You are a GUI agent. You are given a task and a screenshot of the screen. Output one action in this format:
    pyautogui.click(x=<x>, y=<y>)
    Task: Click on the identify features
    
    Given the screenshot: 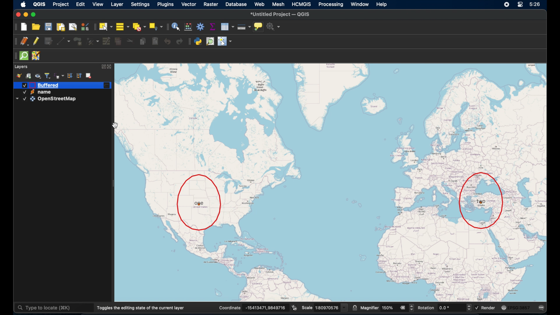 What is the action you would take?
    pyautogui.click(x=176, y=27)
    